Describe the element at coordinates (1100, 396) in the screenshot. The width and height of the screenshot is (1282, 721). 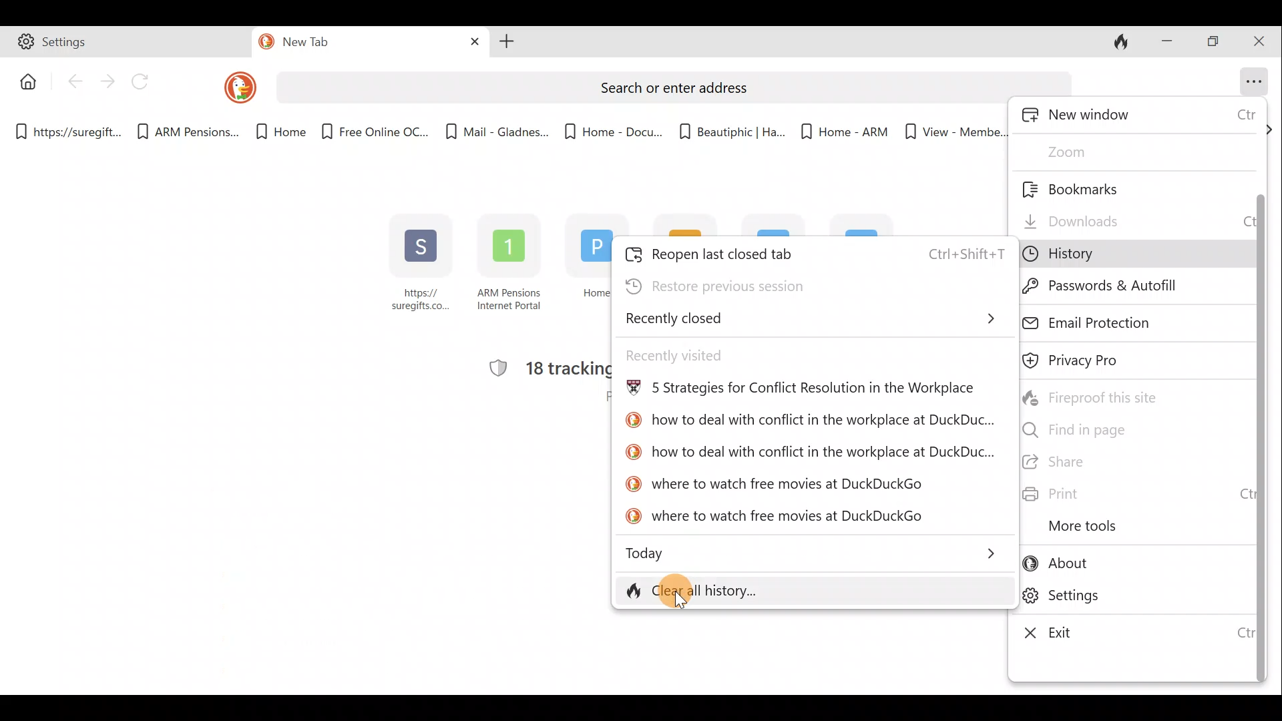
I see `Fireproof this site` at that location.